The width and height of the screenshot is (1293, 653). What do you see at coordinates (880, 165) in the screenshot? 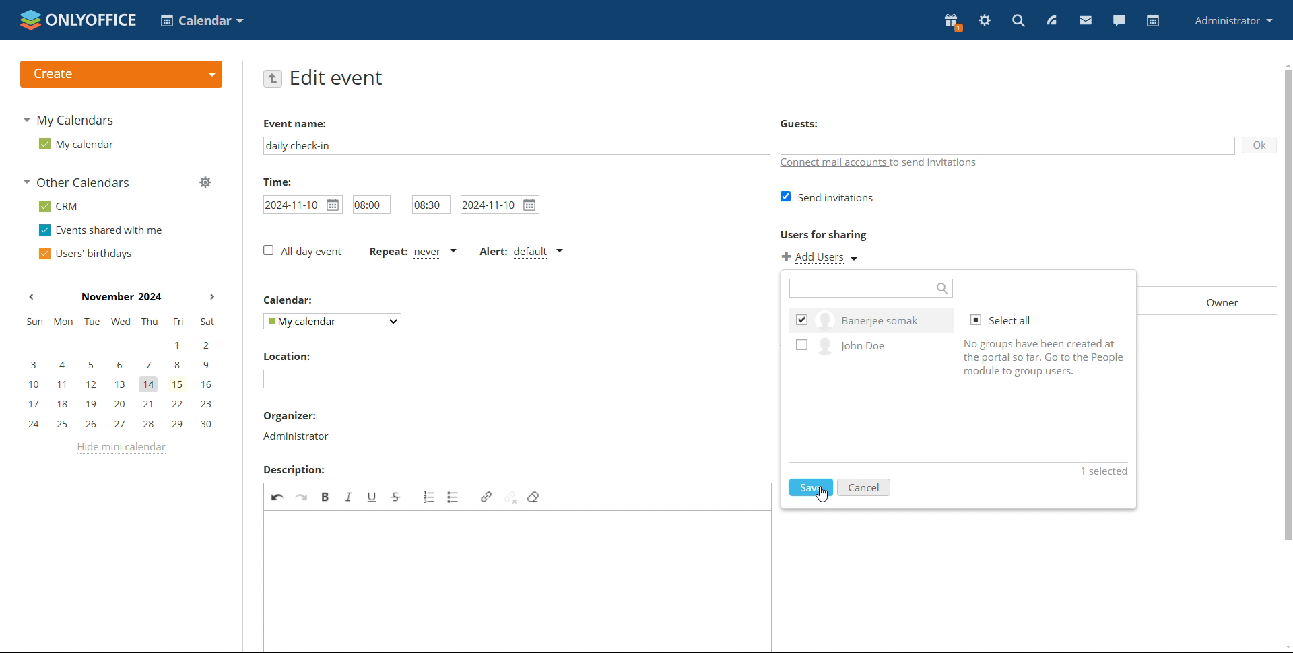
I see `connect mail accounts` at bounding box center [880, 165].